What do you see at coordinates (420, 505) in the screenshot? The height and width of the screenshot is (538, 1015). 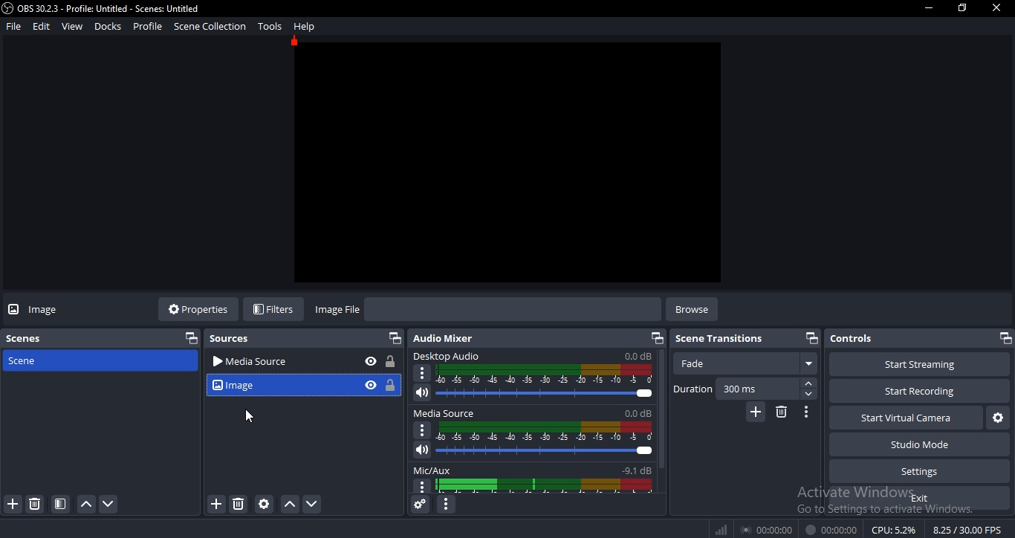 I see `audio mixer settings` at bounding box center [420, 505].